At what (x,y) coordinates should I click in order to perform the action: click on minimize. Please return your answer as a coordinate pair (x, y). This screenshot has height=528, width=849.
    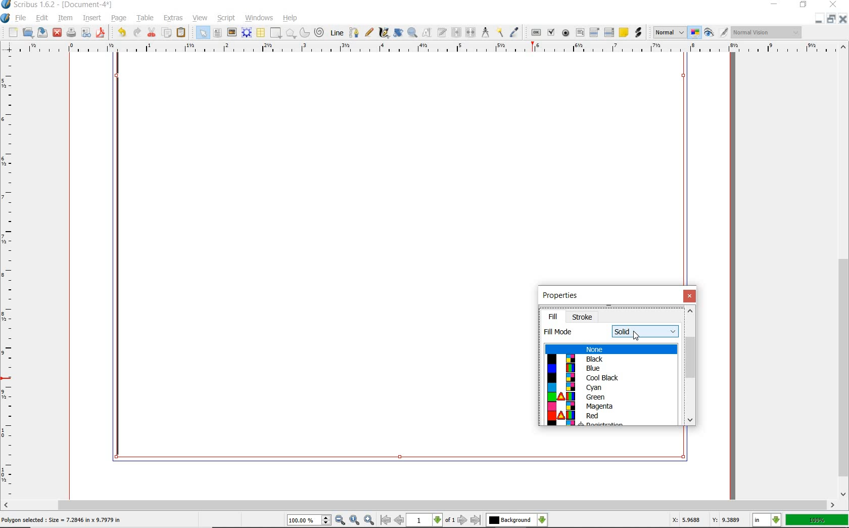
    Looking at the image, I should click on (820, 19).